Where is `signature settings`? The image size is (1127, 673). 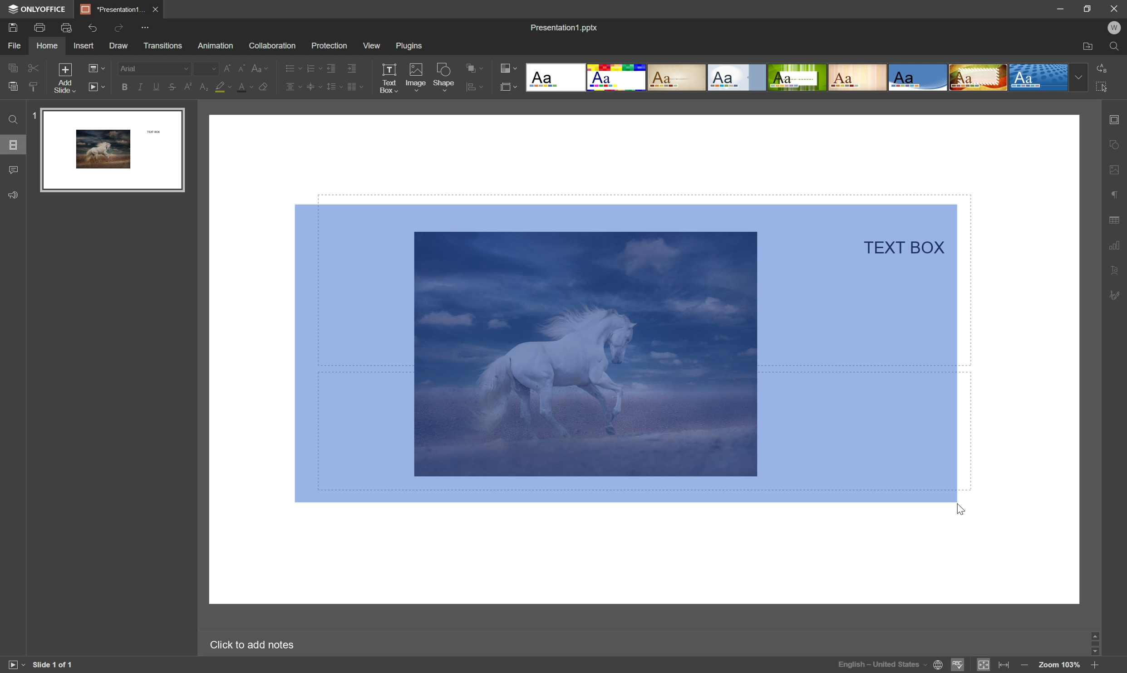 signature settings is located at coordinates (1114, 297).